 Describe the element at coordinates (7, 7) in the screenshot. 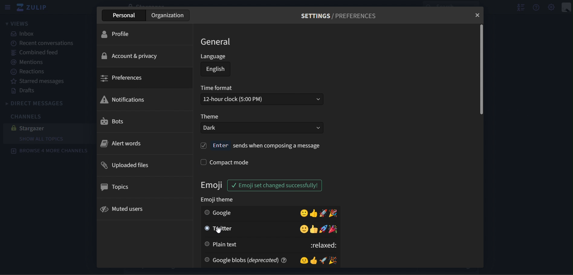

I see `hide sidebar` at that location.